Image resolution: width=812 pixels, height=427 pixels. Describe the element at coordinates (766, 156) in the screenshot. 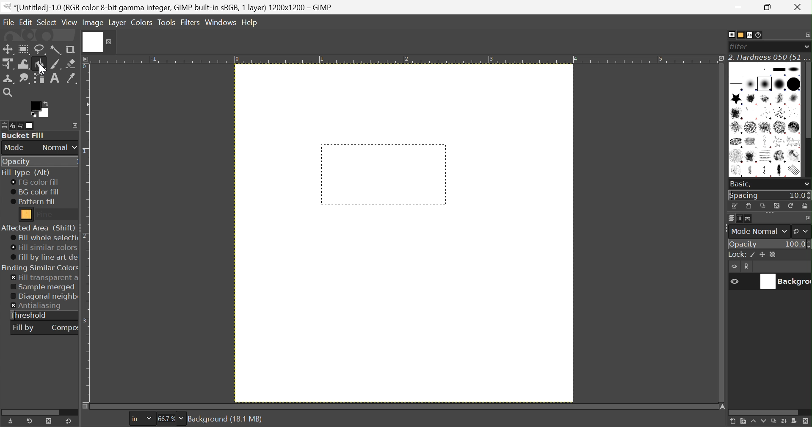

I see `Hatch Pen` at that location.